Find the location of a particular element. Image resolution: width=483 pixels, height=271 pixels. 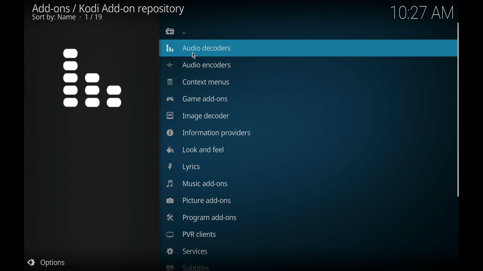

repository icon is located at coordinates (94, 77).